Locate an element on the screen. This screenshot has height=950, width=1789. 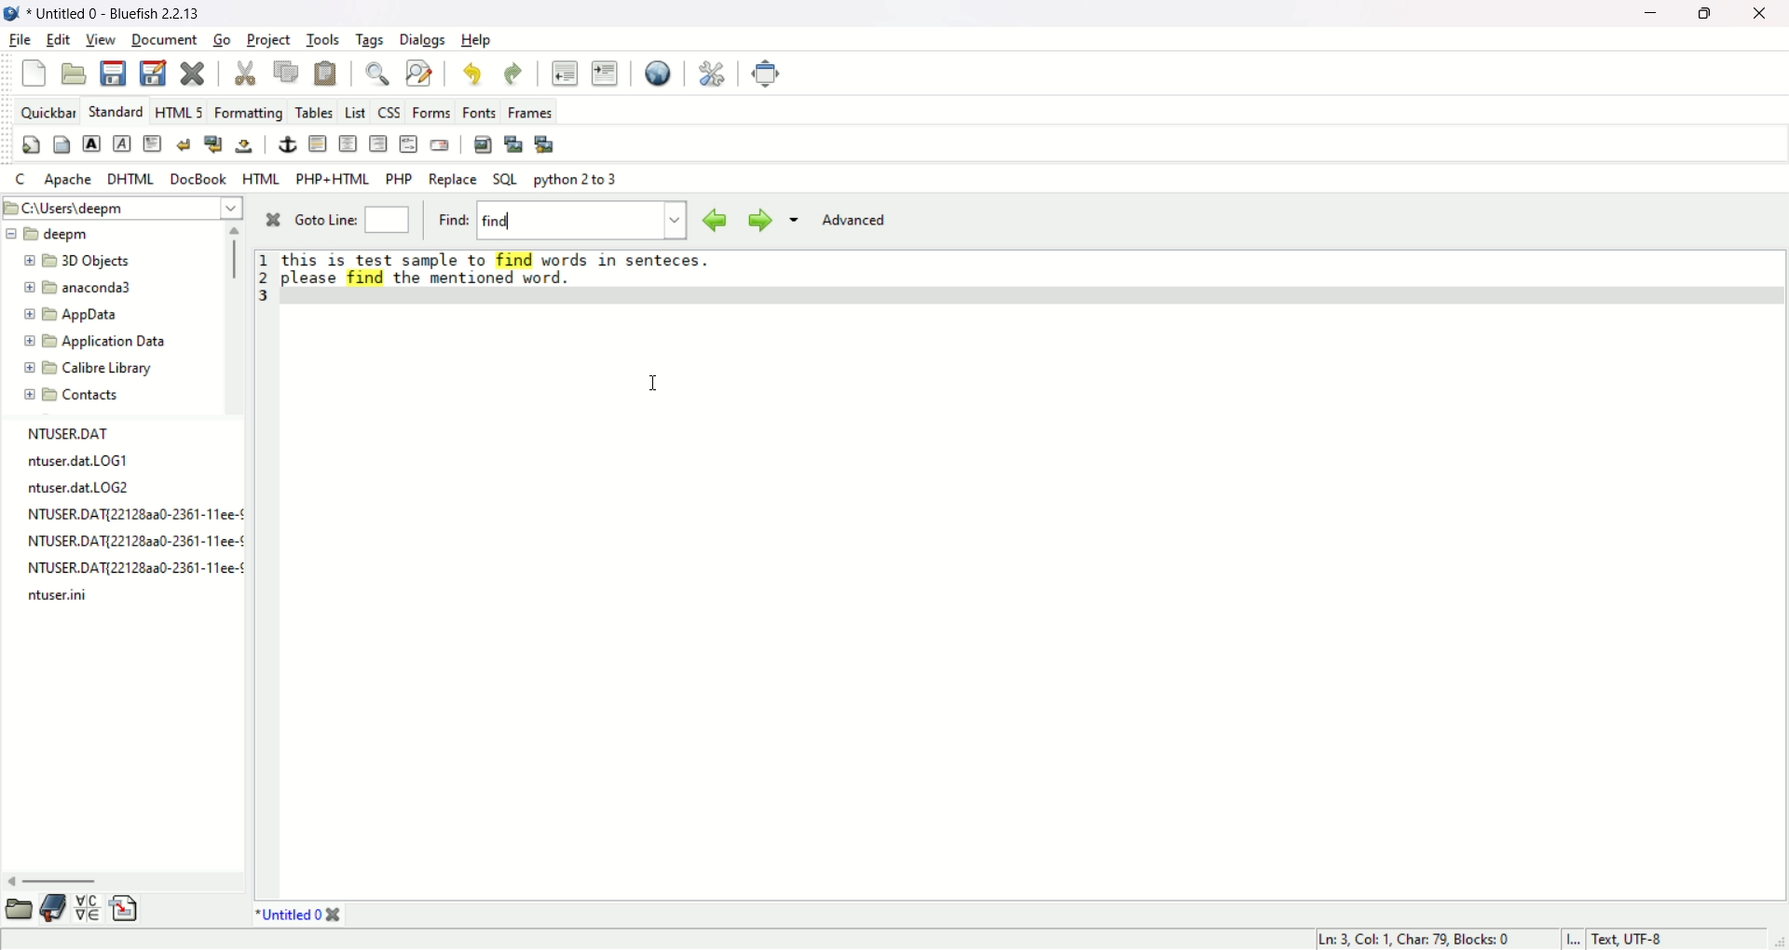
strong is located at coordinates (90, 143).